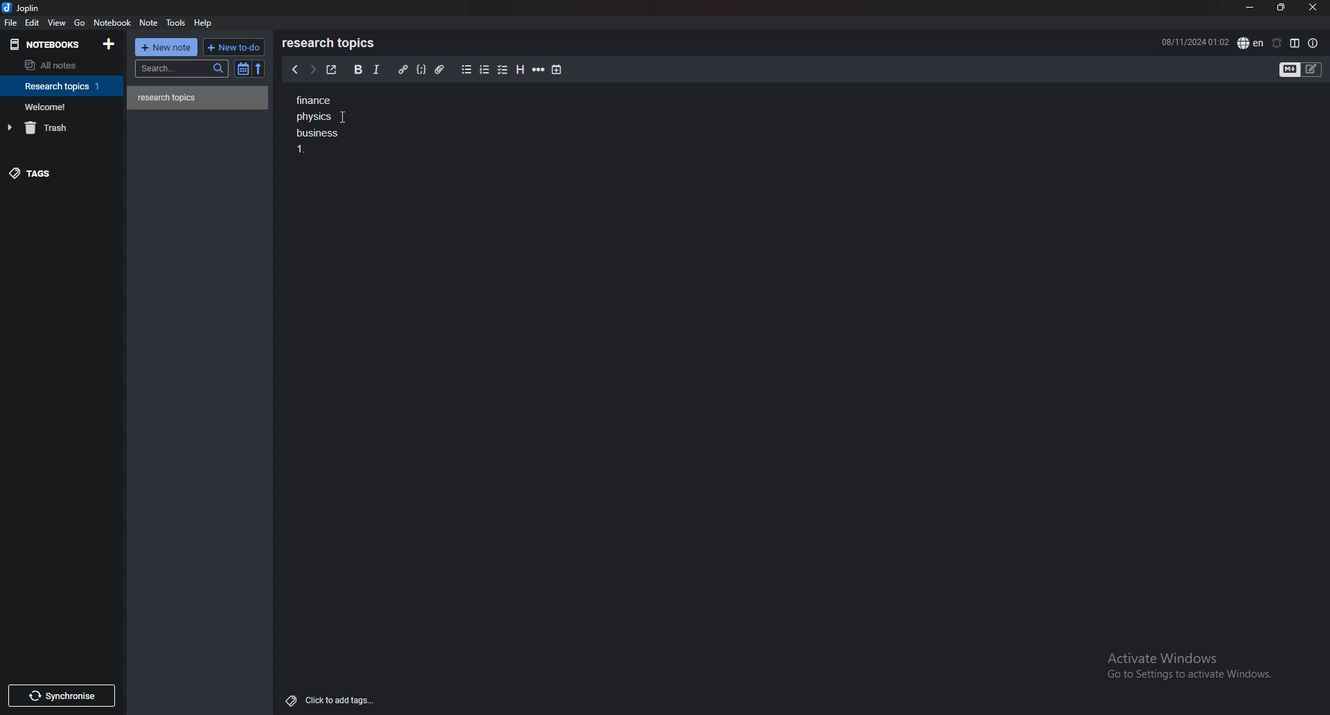 The image size is (1330, 715). What do you see at coordinates (1194, 42) in the screenshot?
I see `08/11/2024 01:02` at bounding box center [1194, 42].